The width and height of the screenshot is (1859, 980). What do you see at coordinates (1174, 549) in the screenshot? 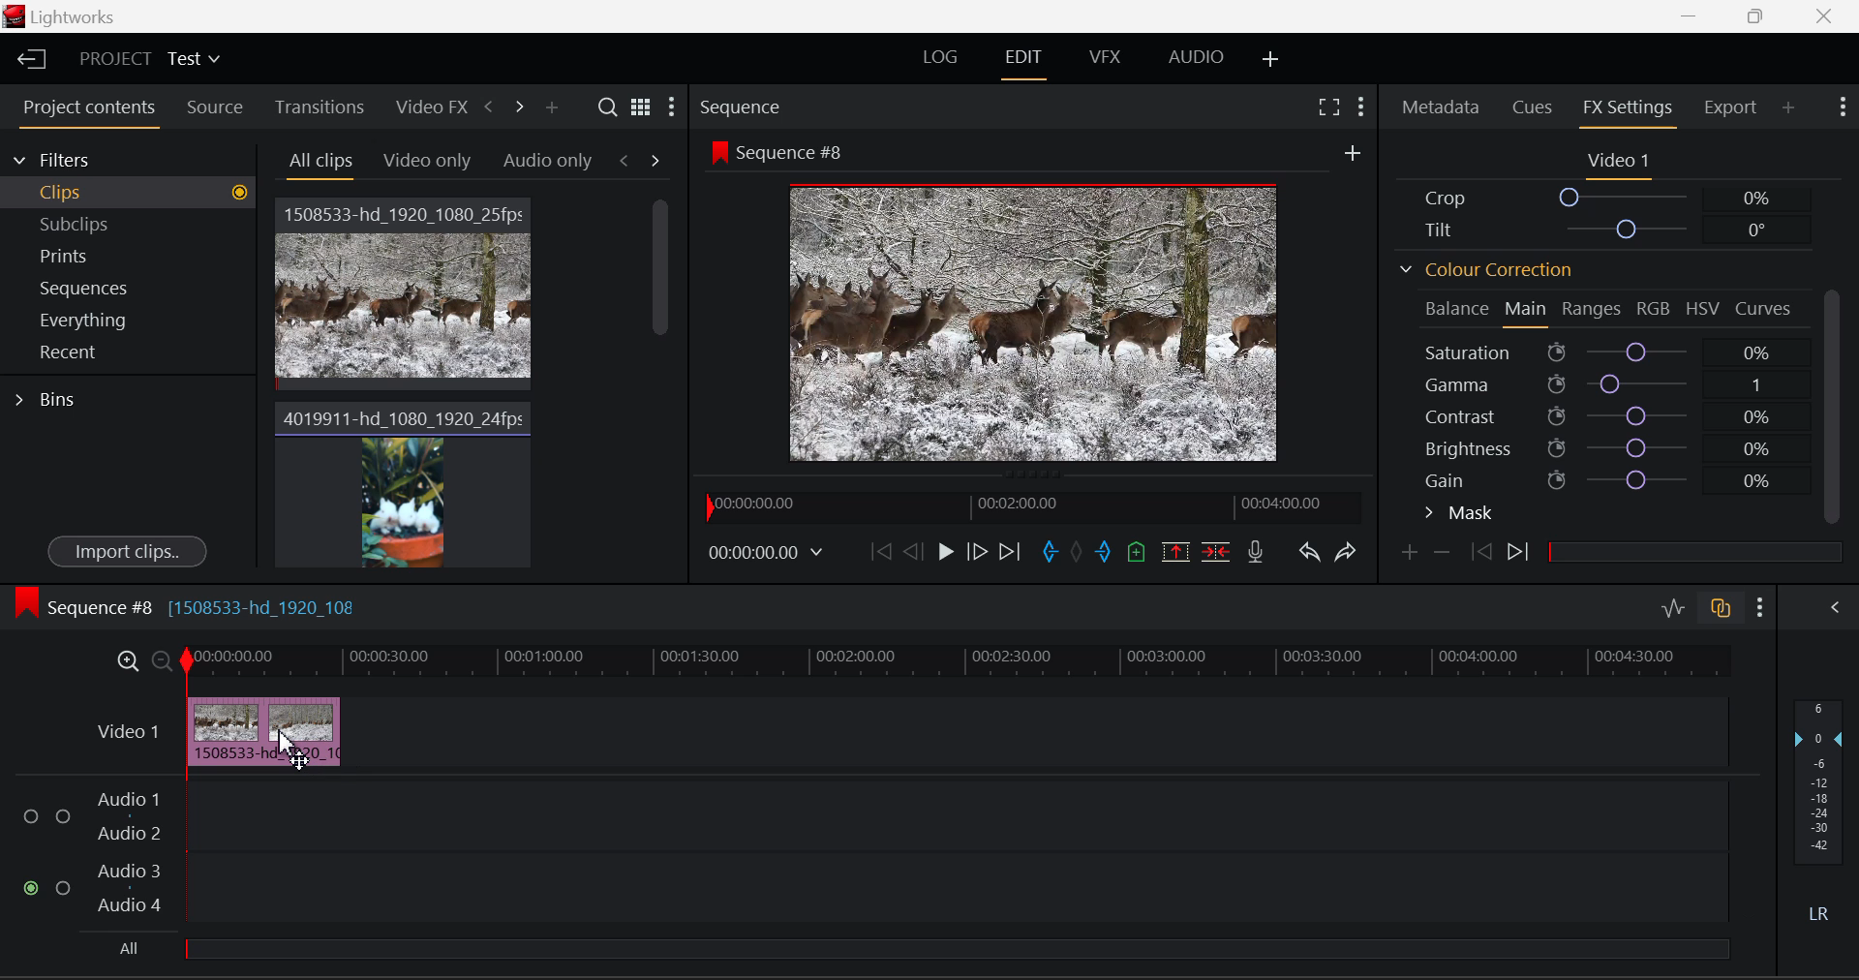
I see `Remove marked section` at bounding box center [1174, 549].